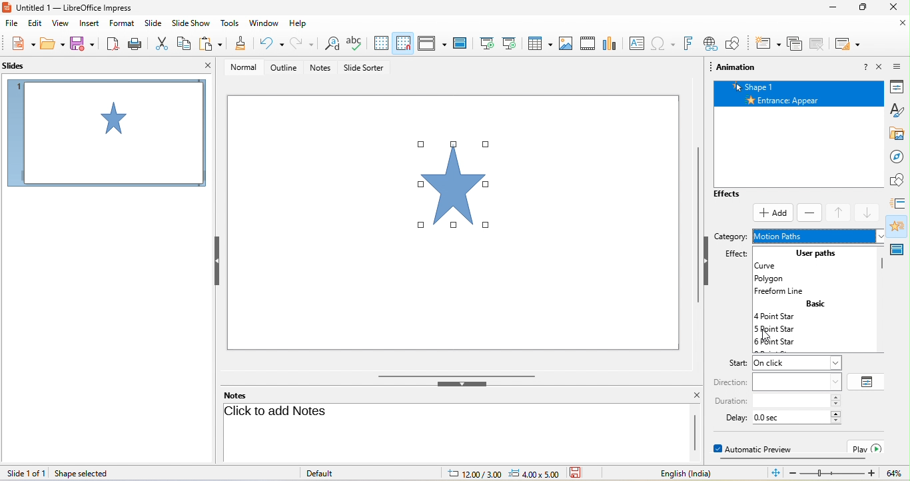  Describe the element at coordinates (736, 69) in the screenshot. I see `animation` at that location.